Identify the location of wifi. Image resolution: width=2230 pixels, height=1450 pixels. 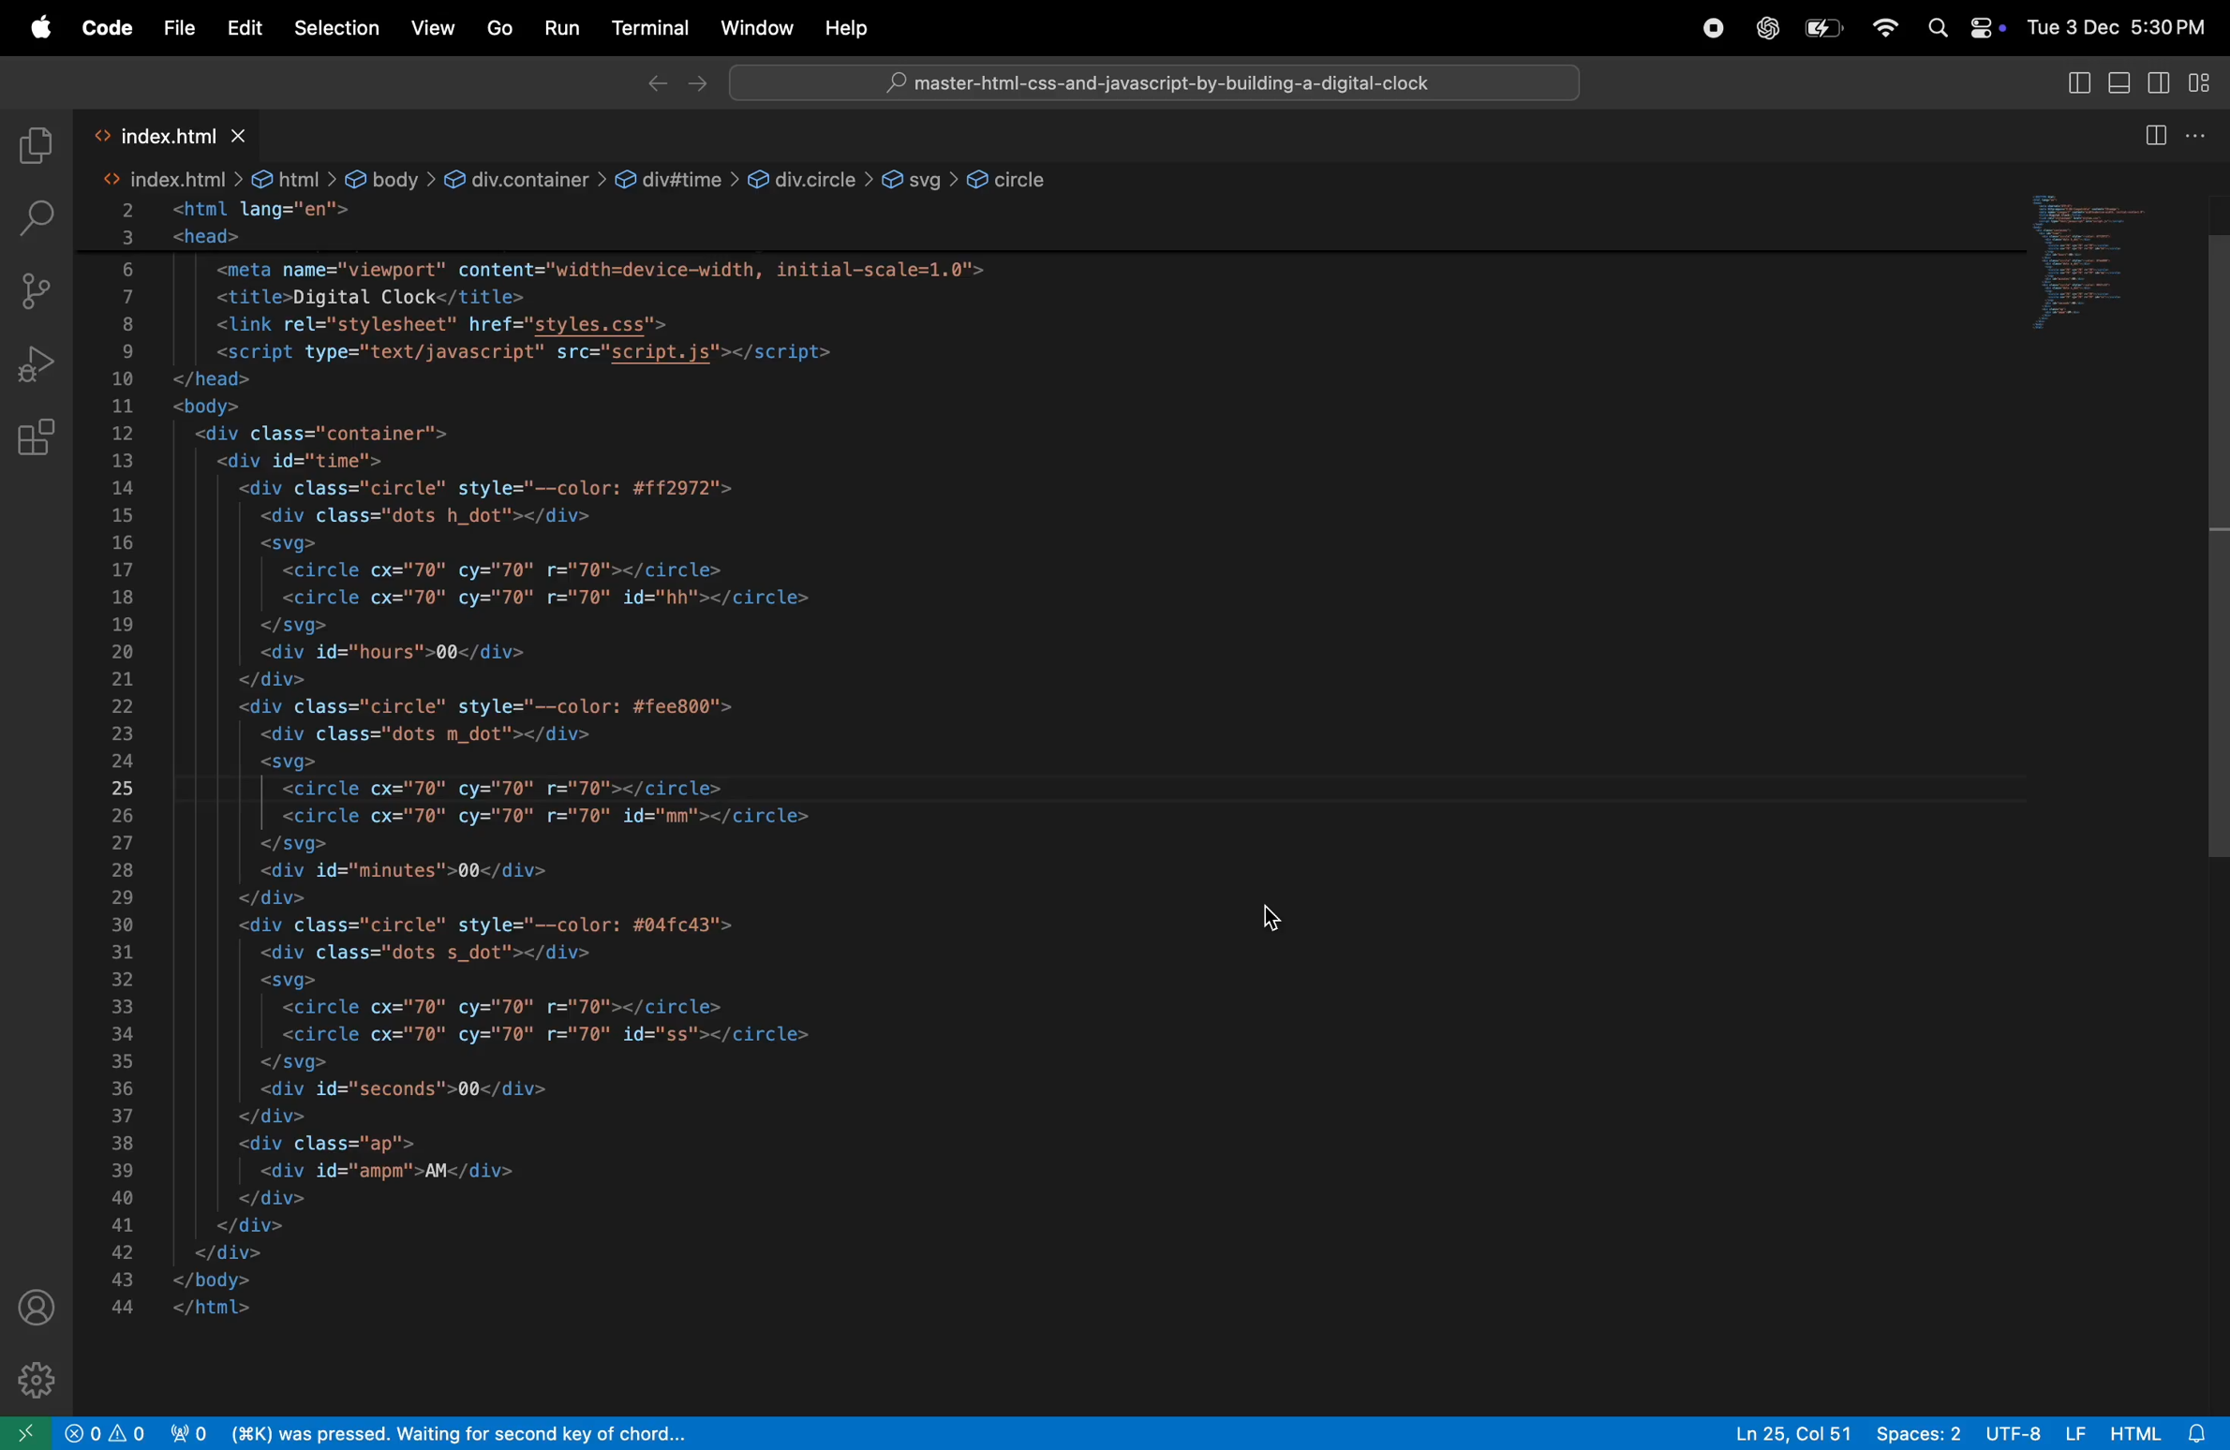
(1882, 31).